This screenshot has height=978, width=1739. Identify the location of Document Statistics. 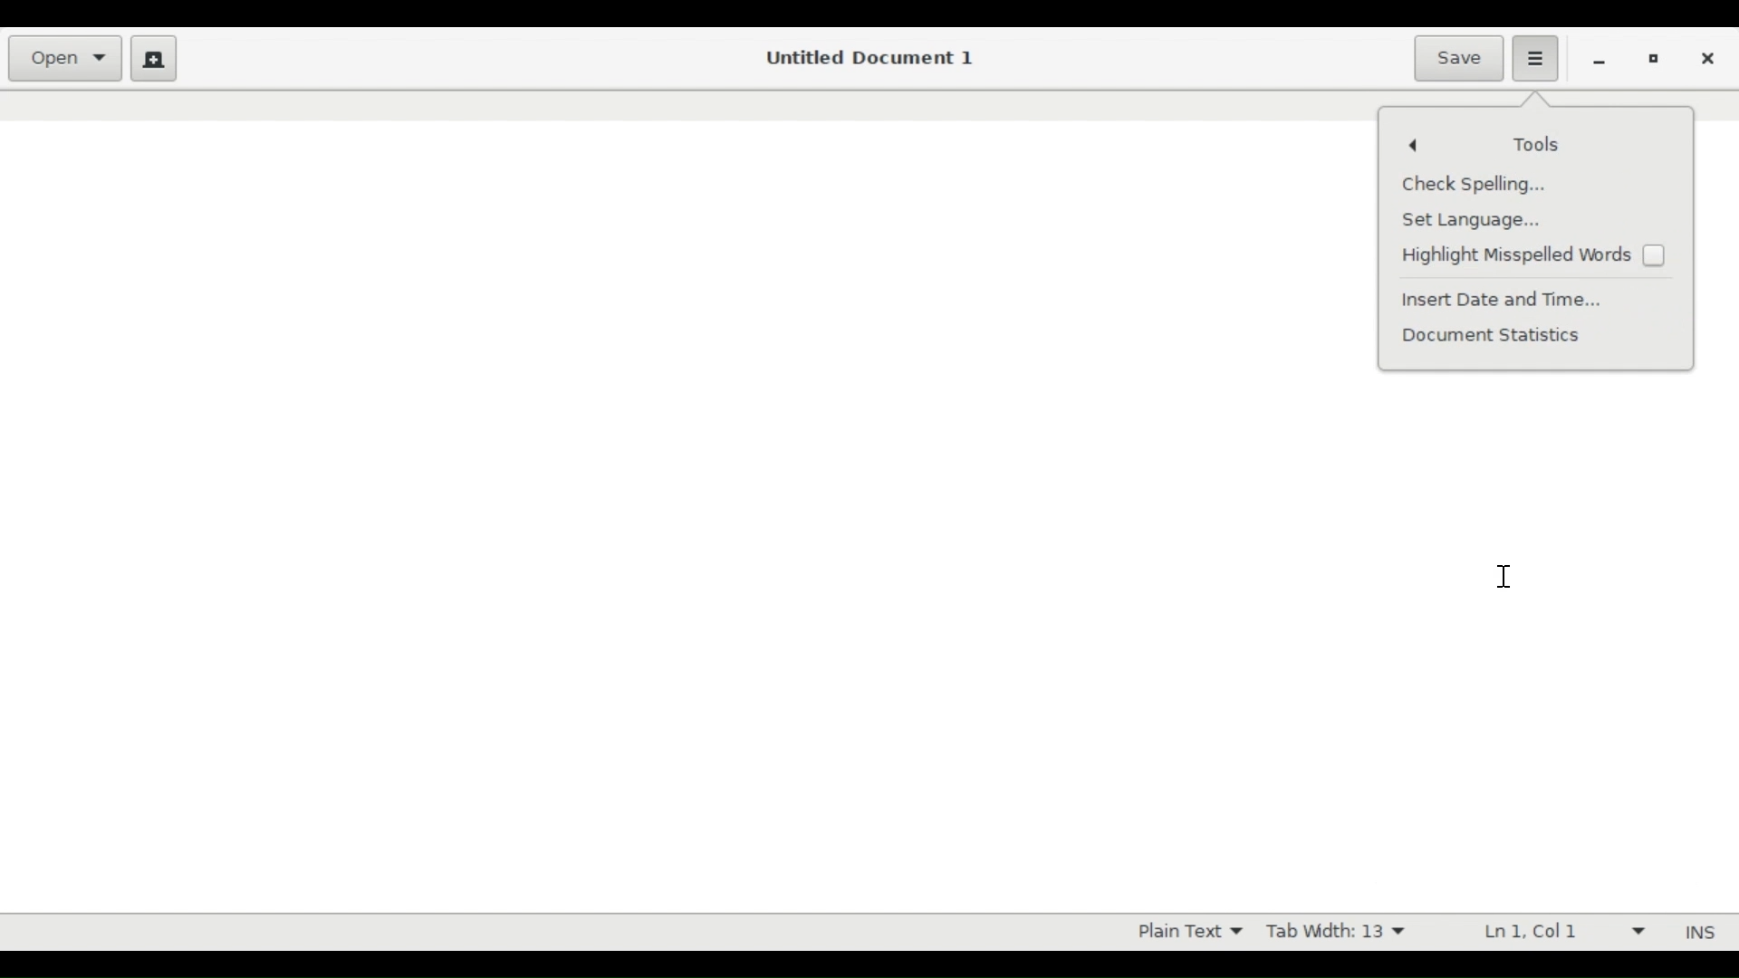
(1494, 335).